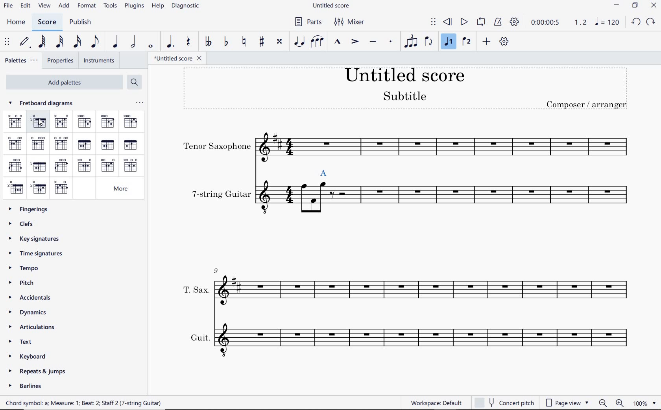 The image size is (661, 410). I want to click on PUBLISH, so click(82, 21).